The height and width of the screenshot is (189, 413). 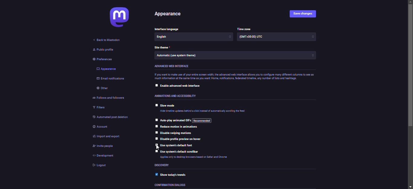 I want to click on click to select, so click(x=156, y=138).